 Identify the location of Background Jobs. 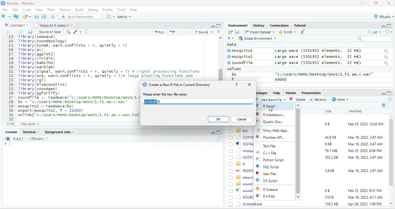
(59, 132).